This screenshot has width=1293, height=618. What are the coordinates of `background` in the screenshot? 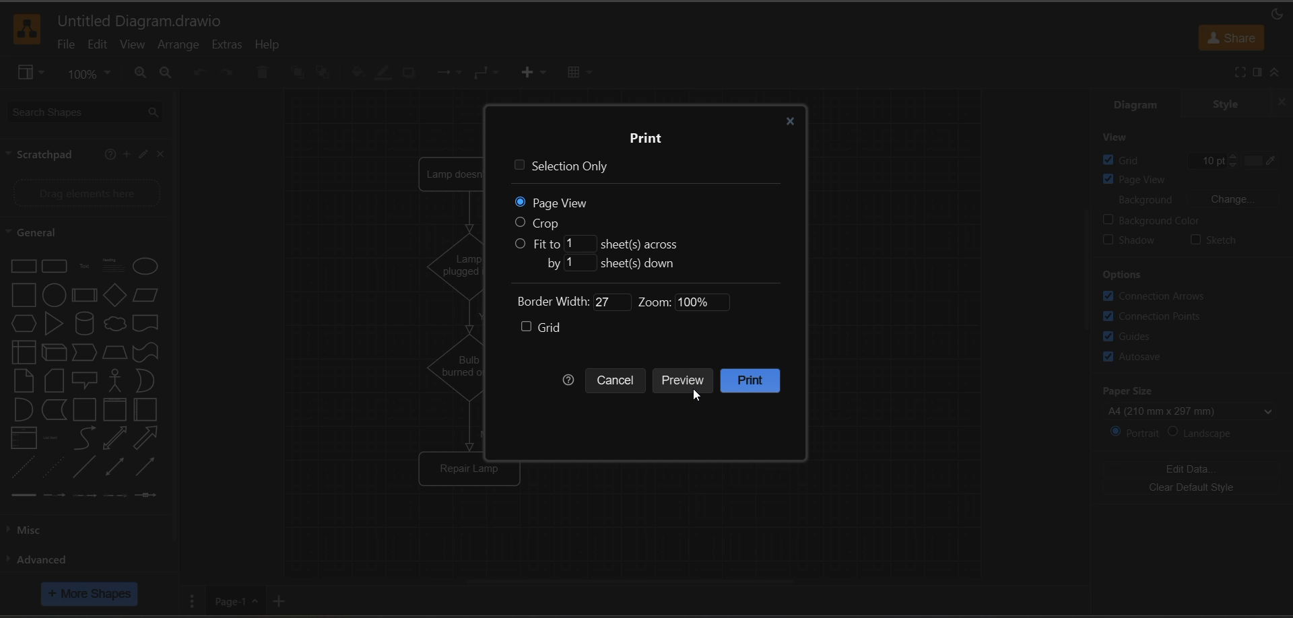 It's located at (1196, 201).